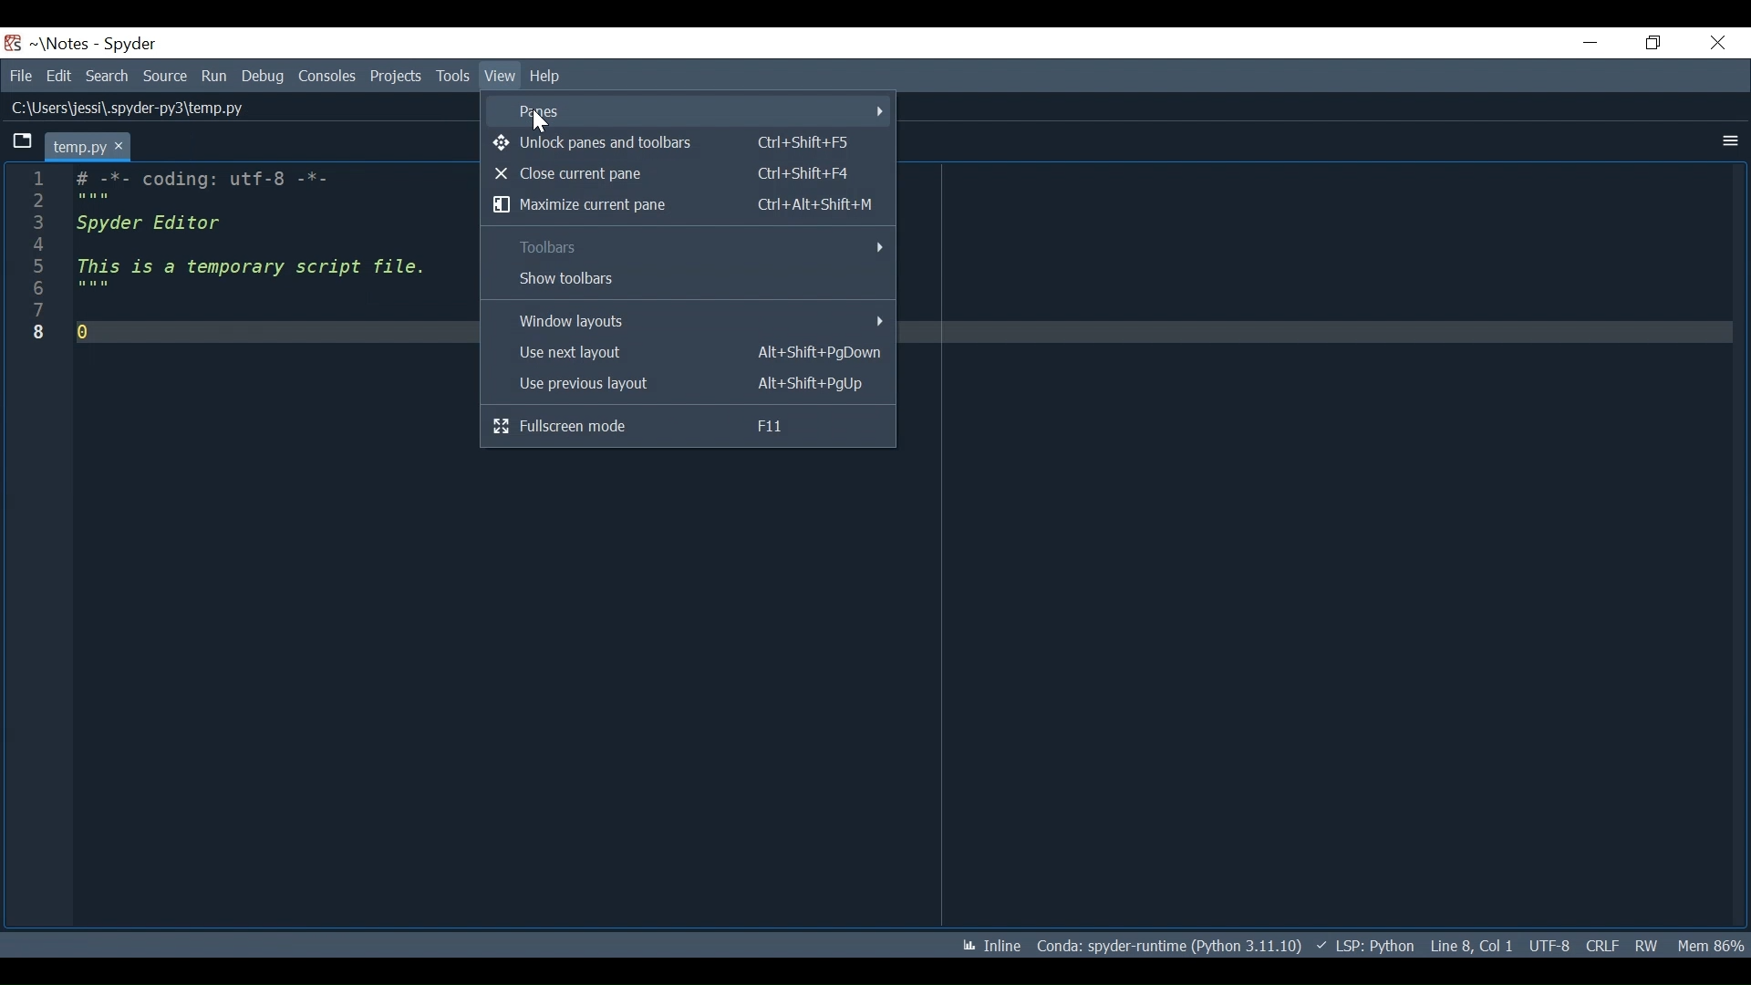 The width and height of the screenshot is (1751, 985). Describe the element at coordinates (690, 110) in the screenshot. I see `Panes` at that location.